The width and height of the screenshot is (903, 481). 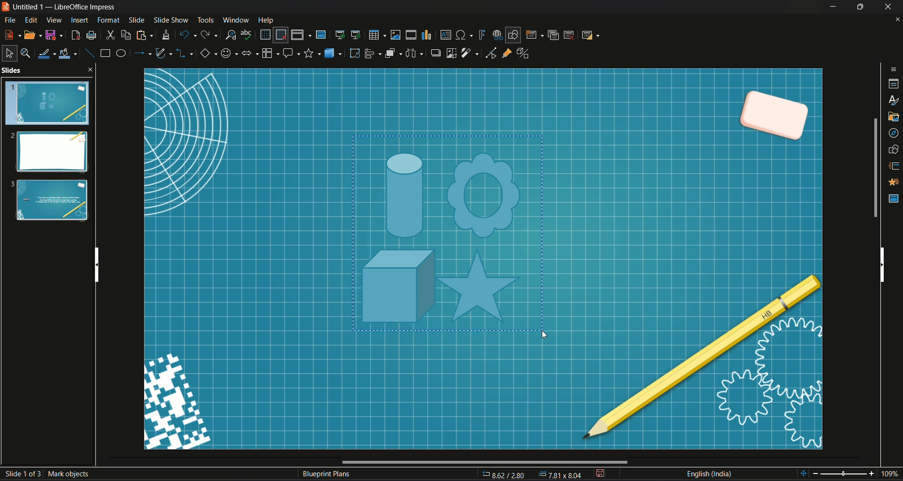 I want to click on insert, so click(x=79, y=20).